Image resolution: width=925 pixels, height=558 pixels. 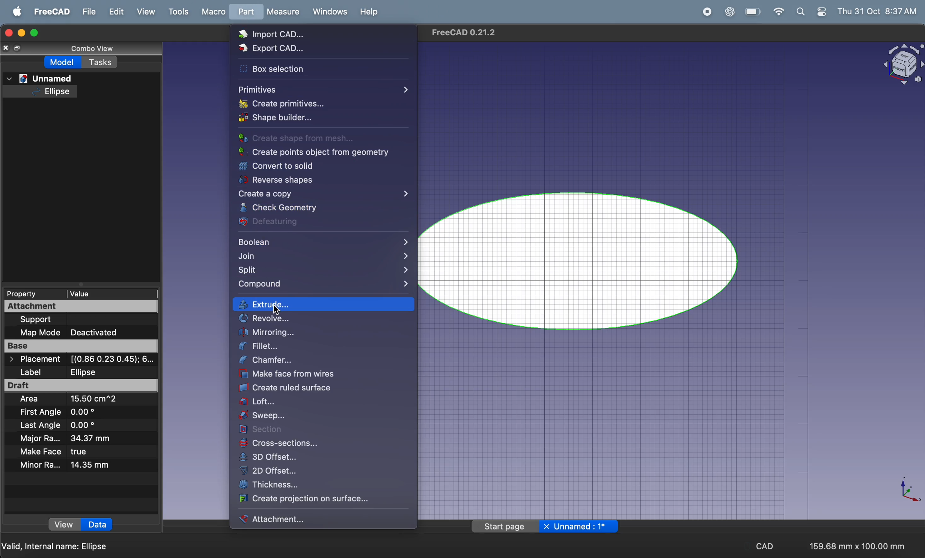 What do you see at coordinates (286, 444) in the screenshot?
I see `cross section` at bounding box center [286, 444].